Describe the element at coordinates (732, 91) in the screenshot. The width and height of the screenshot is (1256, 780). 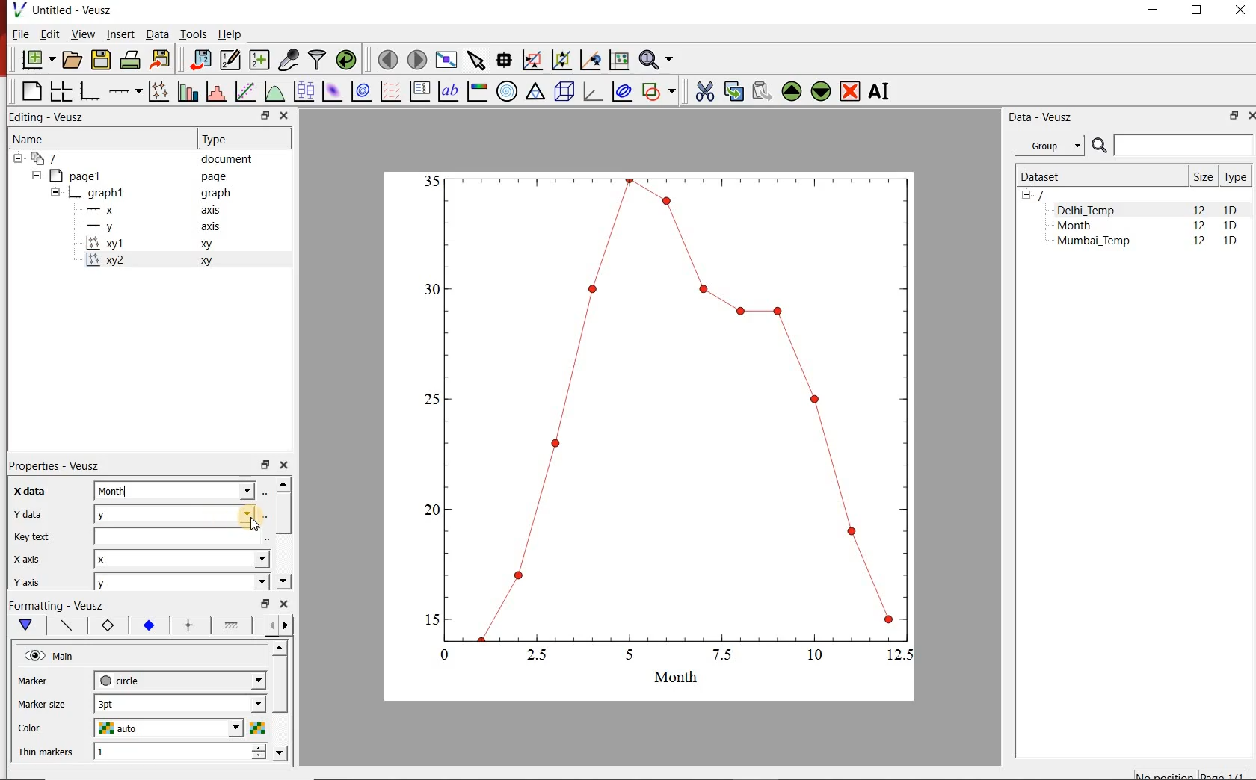
I see `copy the selected widget` at that location.